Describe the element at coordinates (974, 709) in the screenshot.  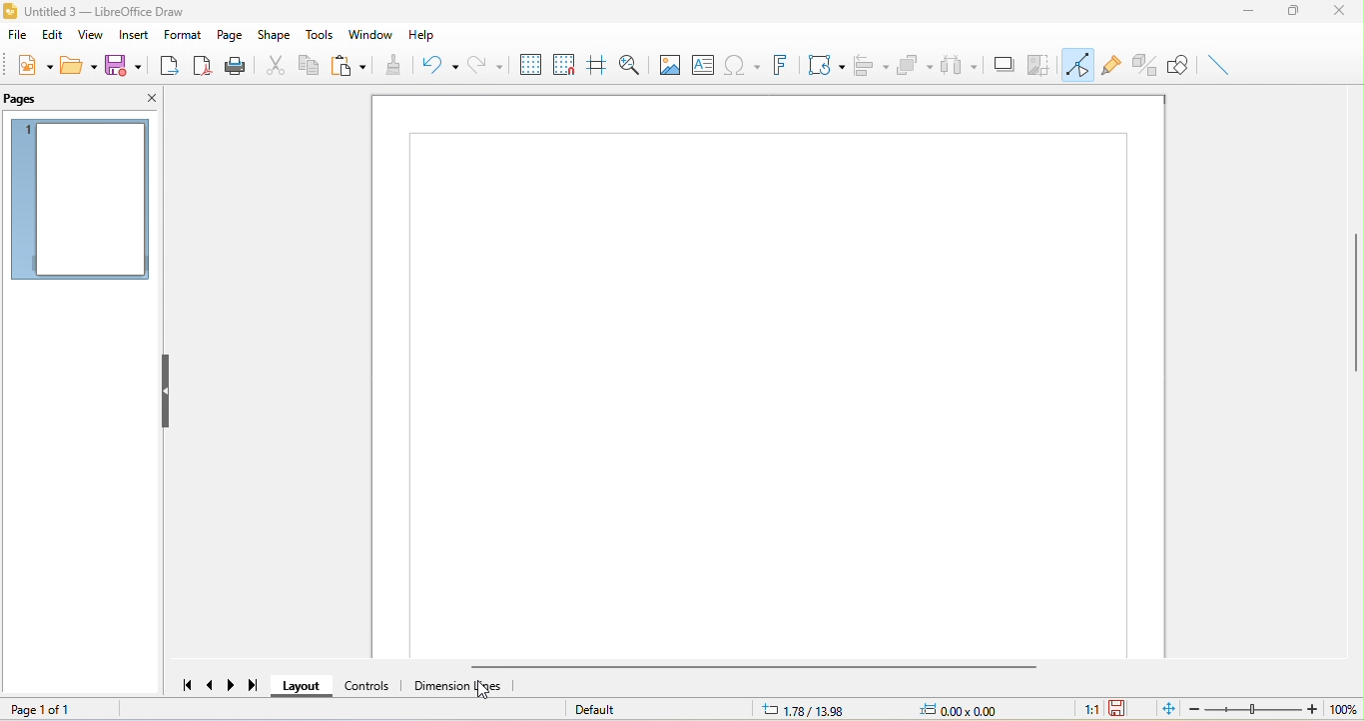
I see `0.00x0.00` at that location.